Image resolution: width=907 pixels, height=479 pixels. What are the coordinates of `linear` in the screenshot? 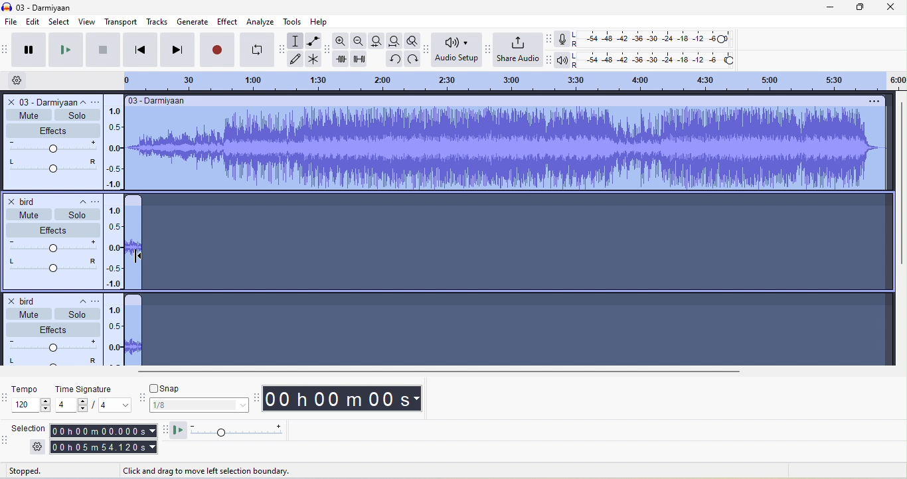 It's located at (114, 336).